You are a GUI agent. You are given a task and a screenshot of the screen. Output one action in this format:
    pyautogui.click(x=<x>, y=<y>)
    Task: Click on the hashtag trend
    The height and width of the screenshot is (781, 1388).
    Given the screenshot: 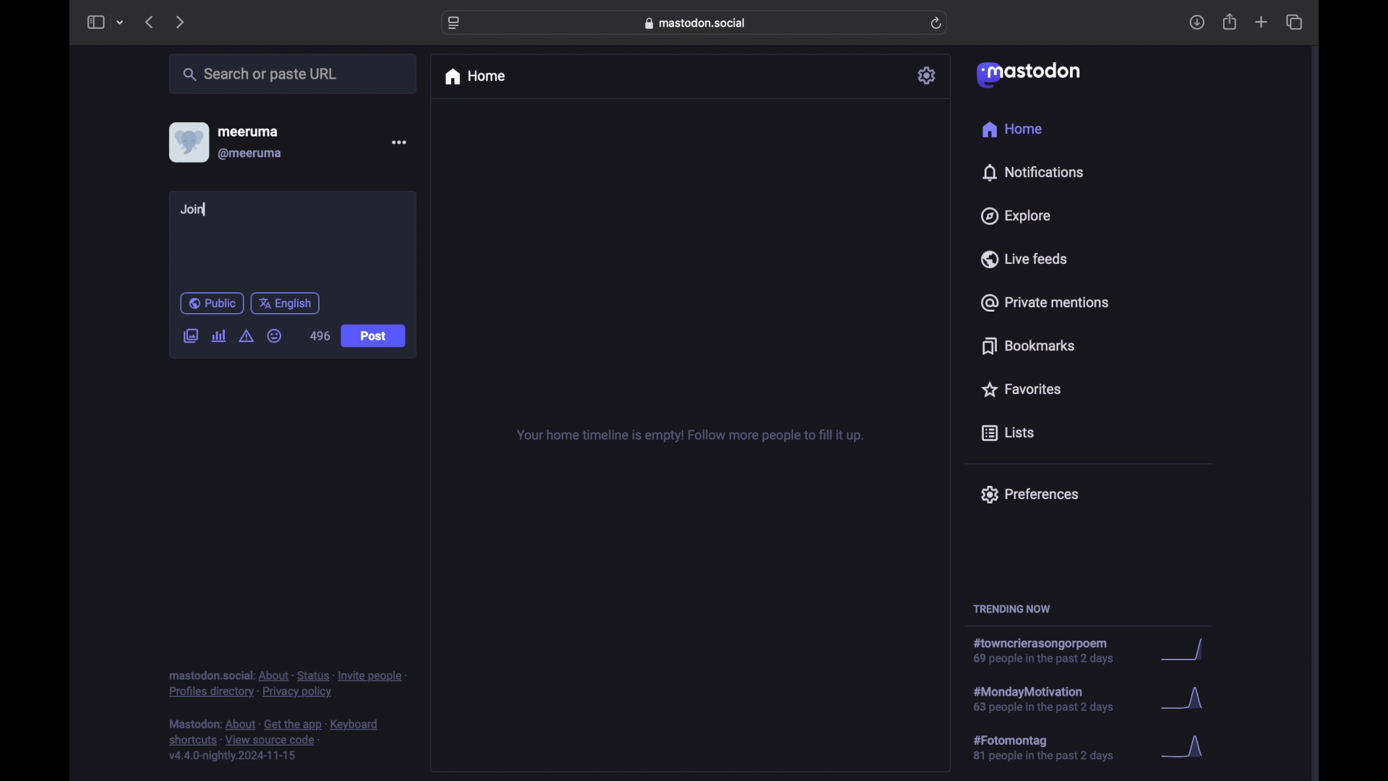 What is the action you would take?
    pyautogui.click(x=1053, y=698)
    